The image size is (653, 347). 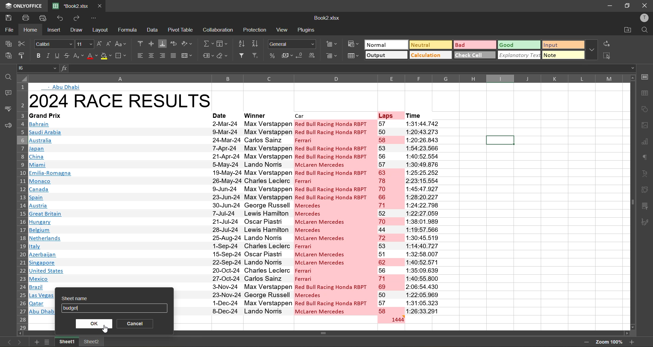 I want to click on maximize, so click(x=626, y=5).